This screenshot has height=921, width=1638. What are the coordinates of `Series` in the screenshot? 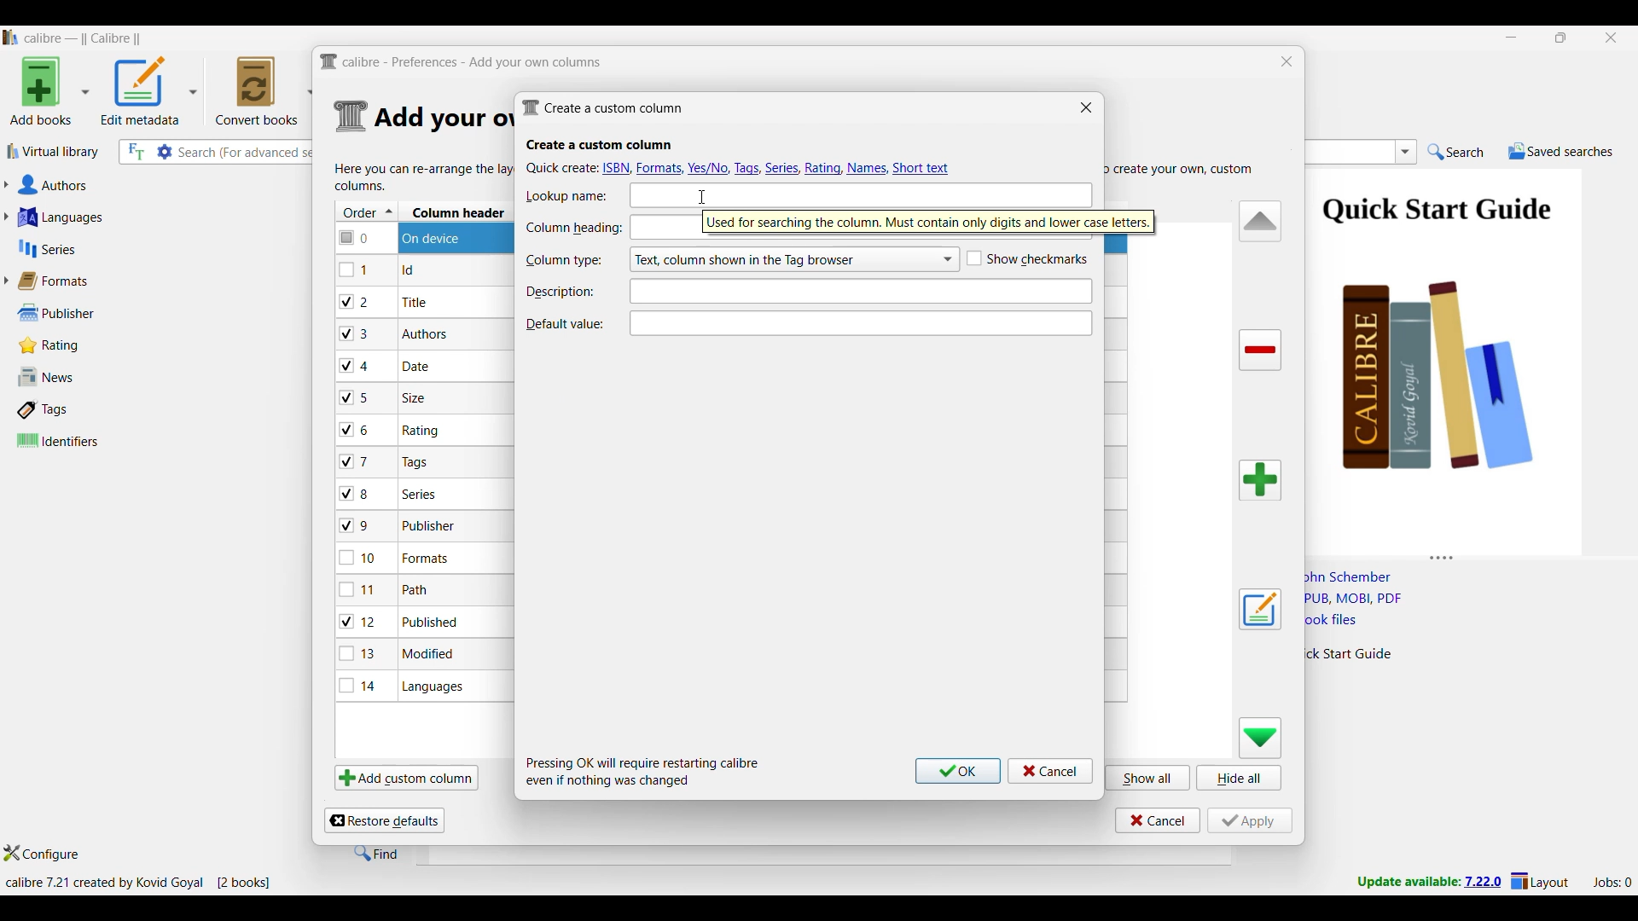 It's located at (128, 249).